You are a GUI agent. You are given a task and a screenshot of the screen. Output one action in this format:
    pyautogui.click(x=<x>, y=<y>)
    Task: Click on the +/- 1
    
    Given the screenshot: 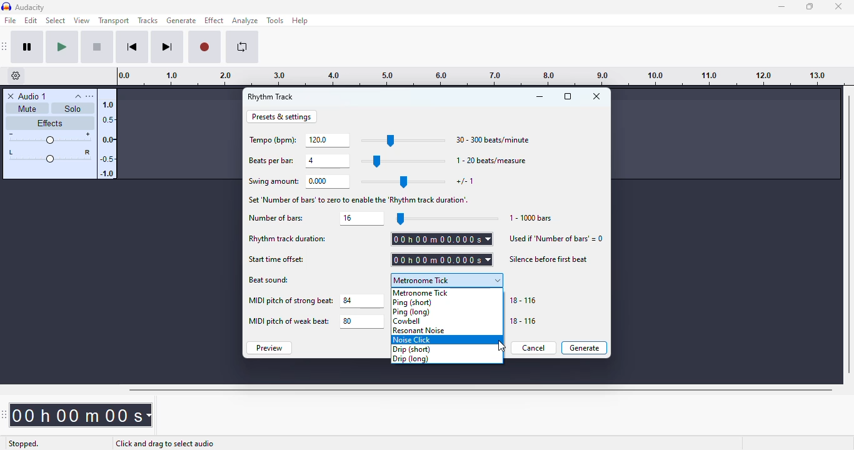 What is the action you would take?
    pyautogui.click(x=465, y=181)
    